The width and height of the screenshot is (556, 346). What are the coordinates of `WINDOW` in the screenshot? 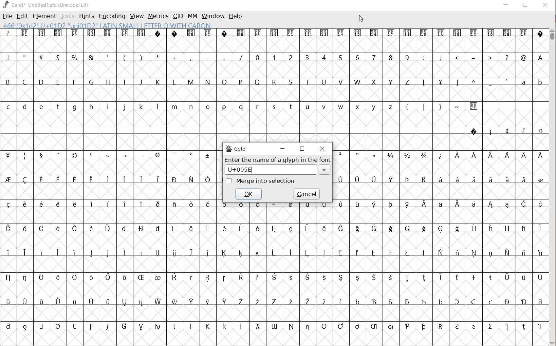 It's located at (212, 16).